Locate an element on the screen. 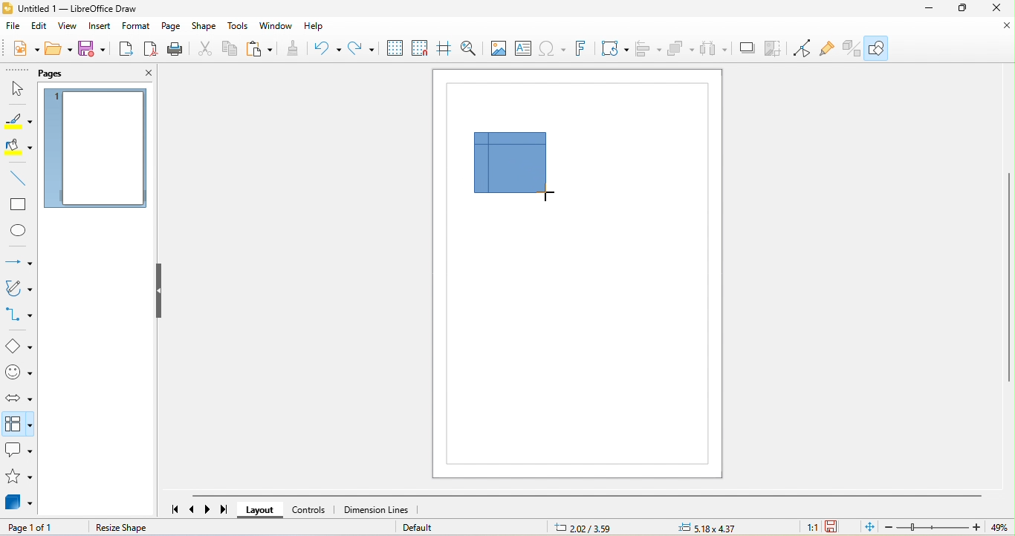 This screenshot has height=536, width=1015. vertical scroll bar is located at coordinates (1008, 277).